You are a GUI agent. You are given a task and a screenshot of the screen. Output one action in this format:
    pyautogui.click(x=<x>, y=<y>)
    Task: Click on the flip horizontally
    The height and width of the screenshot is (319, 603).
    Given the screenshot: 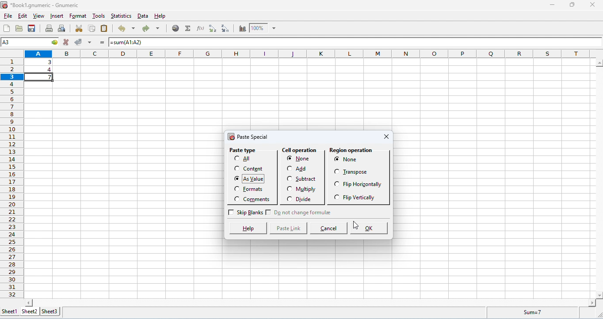 What is the action you would take?
    pyautogui.click(x=366, y=186)
    